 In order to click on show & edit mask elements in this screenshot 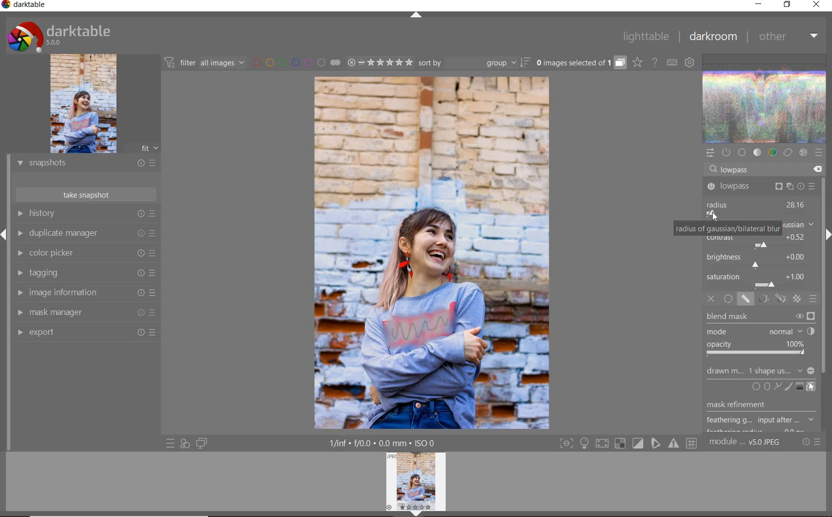, I will do `click(811, 387)`.